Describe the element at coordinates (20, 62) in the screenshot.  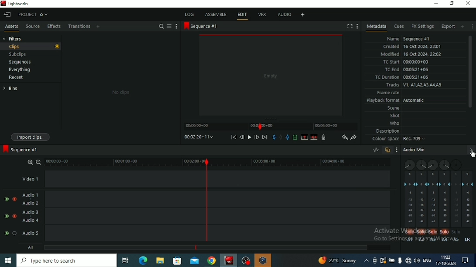
I see `Sequences` at that location.